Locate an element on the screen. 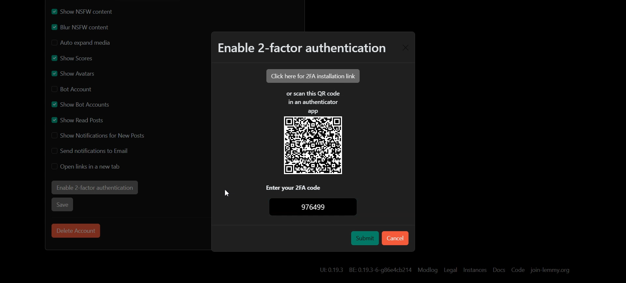 This screenshot has height=283, width=626. Disable Open links in new tab is located at coordinates (86, 166).